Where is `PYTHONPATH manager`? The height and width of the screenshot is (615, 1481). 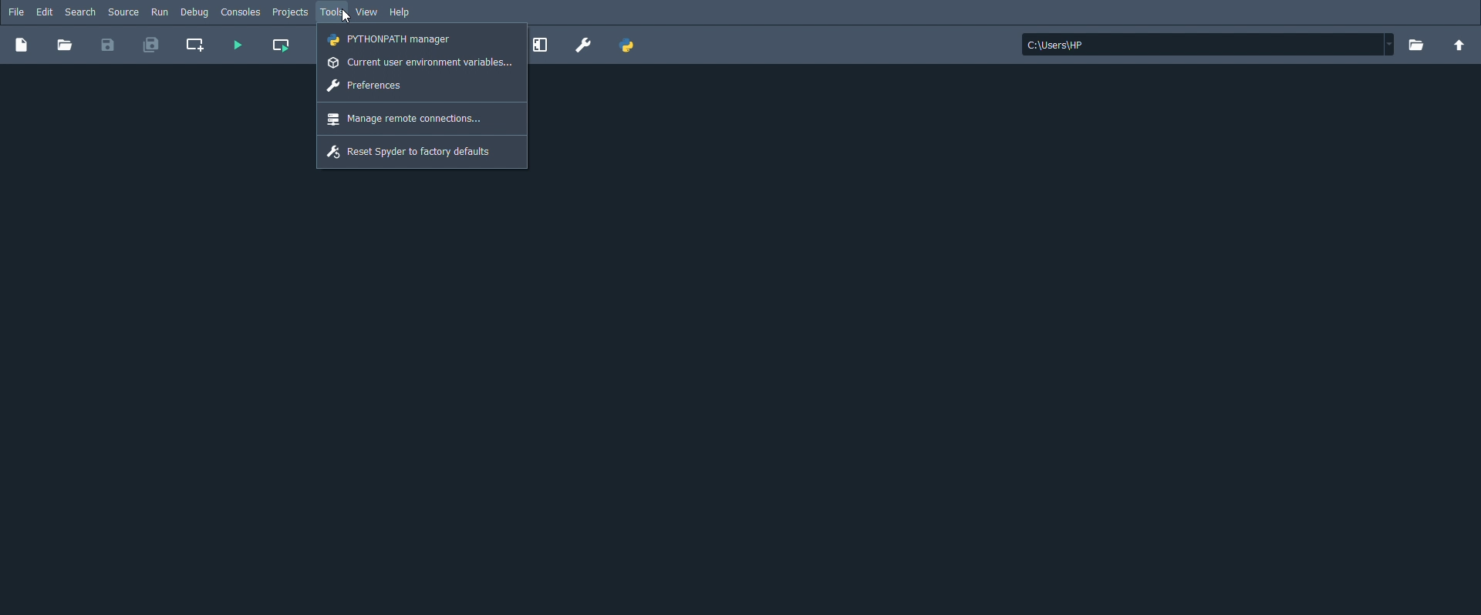 PYTHONPATH manager is located at coordinates (392, 39).